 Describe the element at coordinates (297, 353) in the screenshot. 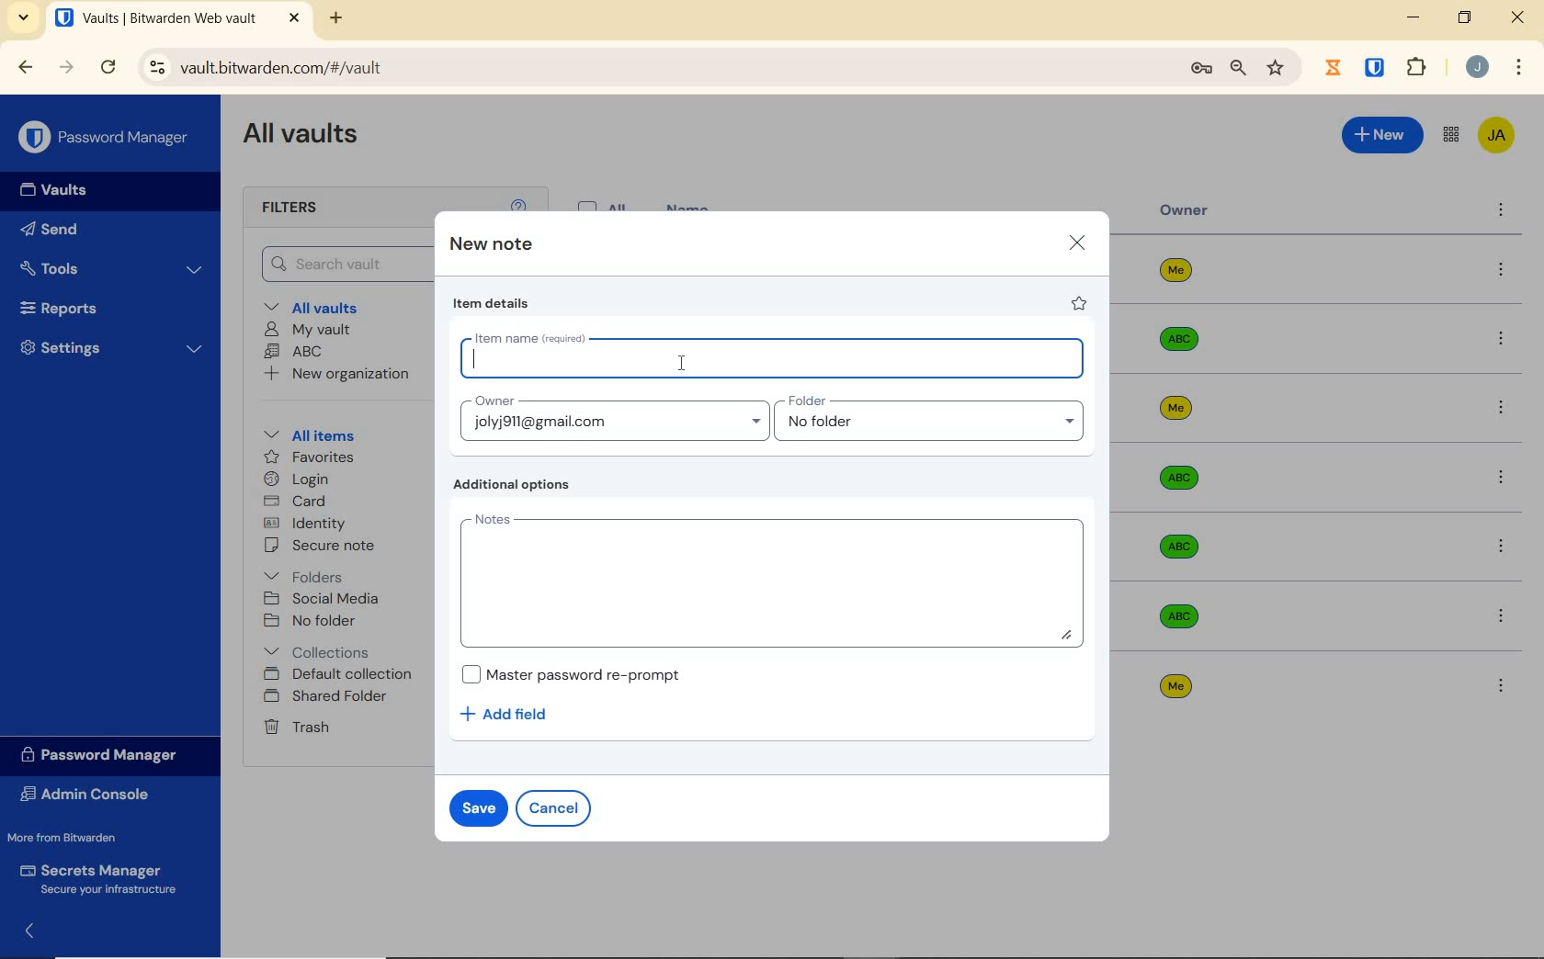

I see `ABC` at that location.